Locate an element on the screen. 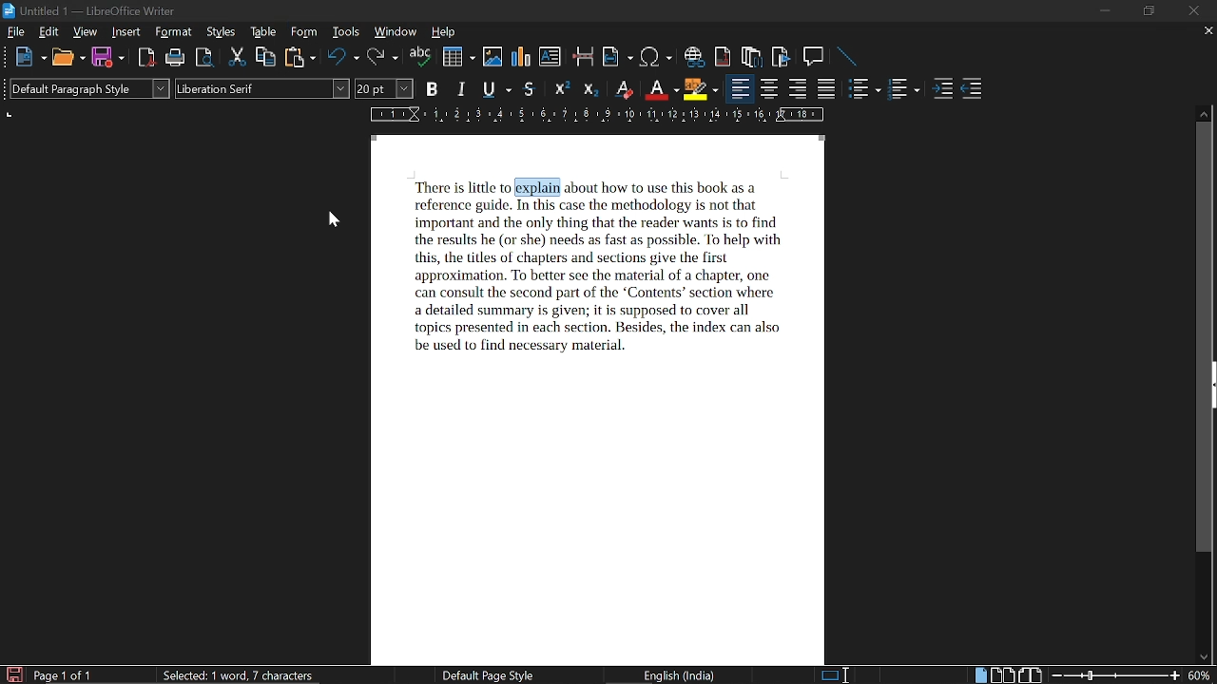  tools is located at coordinates (347, 32).